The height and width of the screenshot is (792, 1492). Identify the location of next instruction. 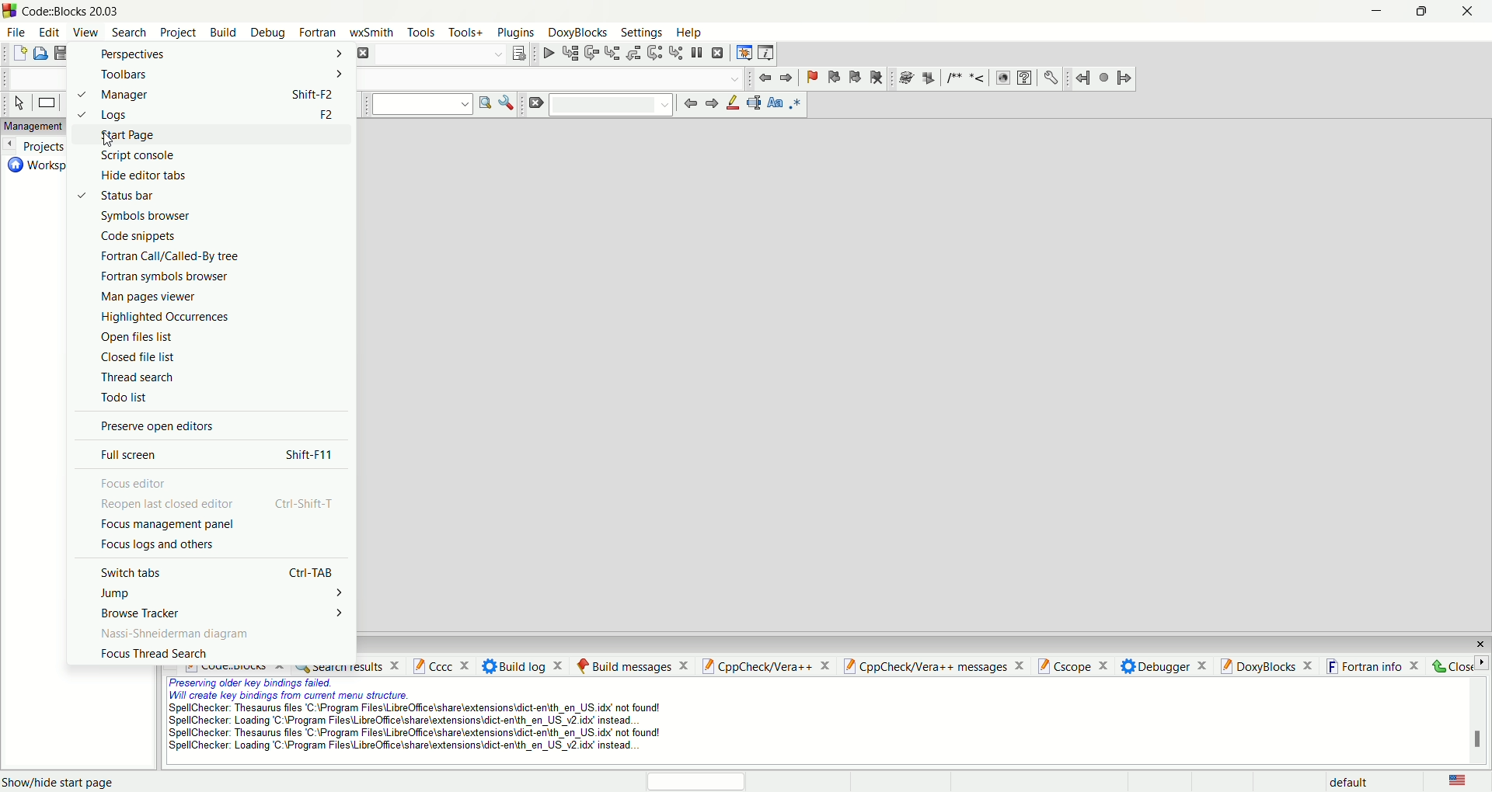
(655, 54).